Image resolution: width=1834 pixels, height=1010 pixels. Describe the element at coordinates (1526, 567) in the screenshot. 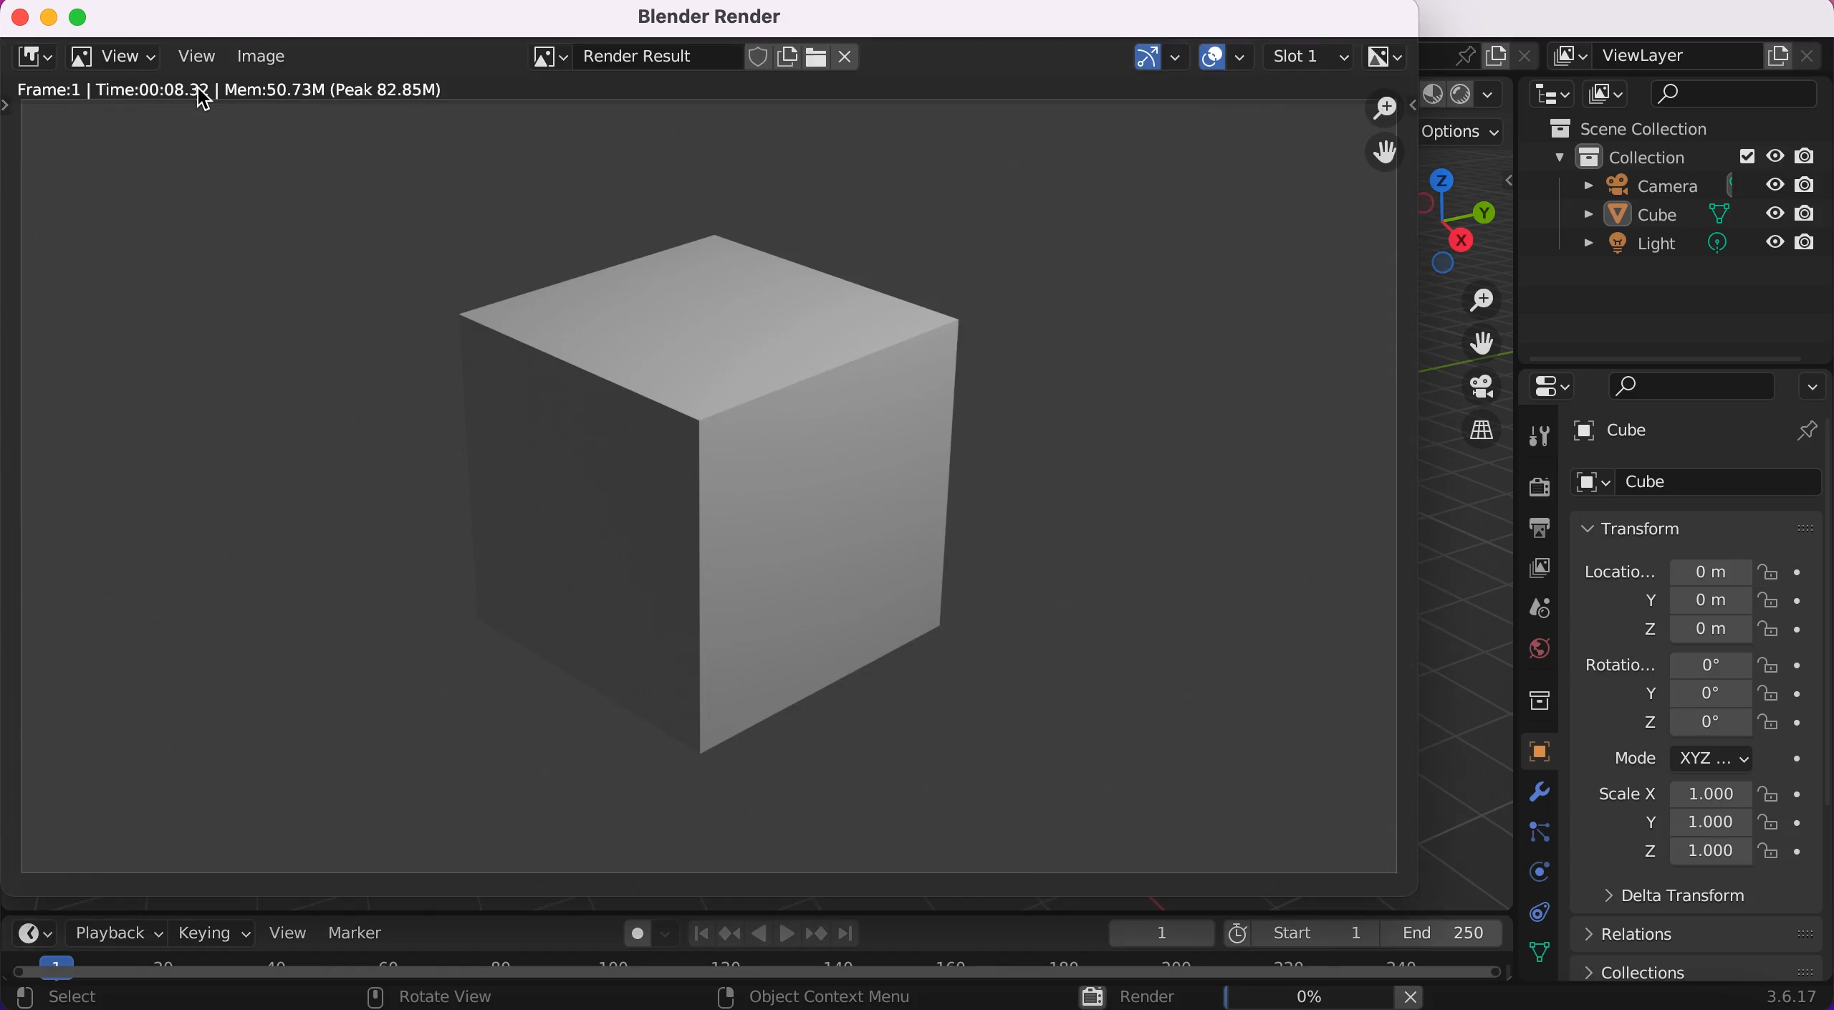

I see `layer` at that location.